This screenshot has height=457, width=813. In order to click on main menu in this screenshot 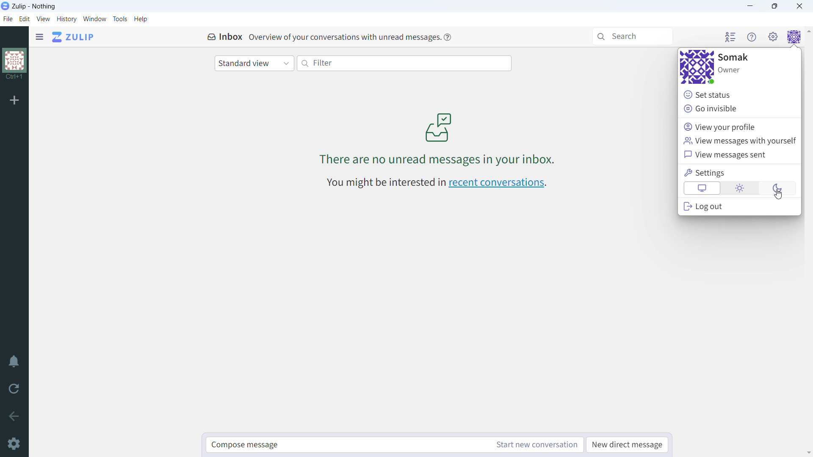, I will do `click(774, 36)`.